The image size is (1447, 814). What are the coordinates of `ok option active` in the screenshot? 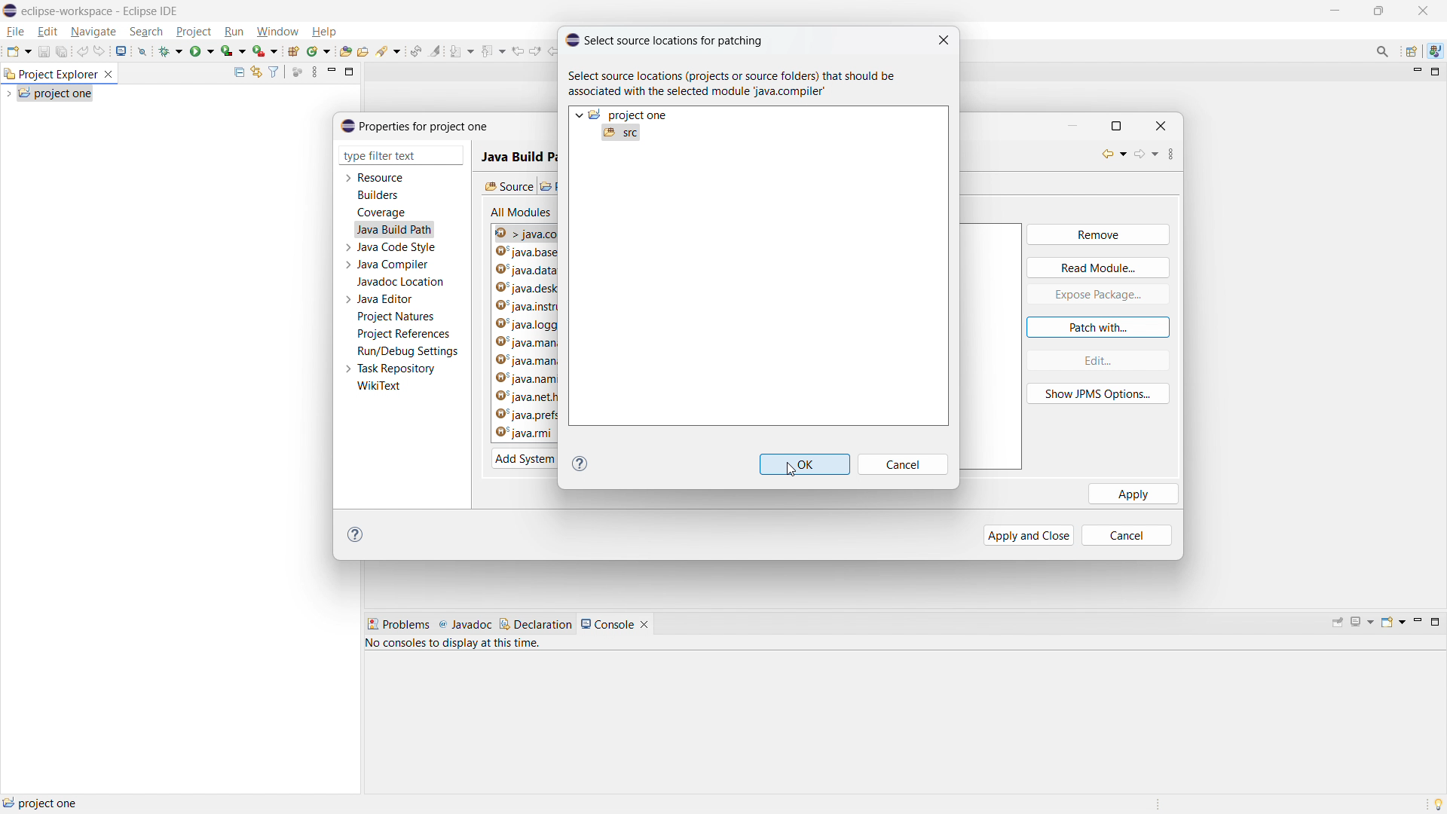 It's located at (805, 464).